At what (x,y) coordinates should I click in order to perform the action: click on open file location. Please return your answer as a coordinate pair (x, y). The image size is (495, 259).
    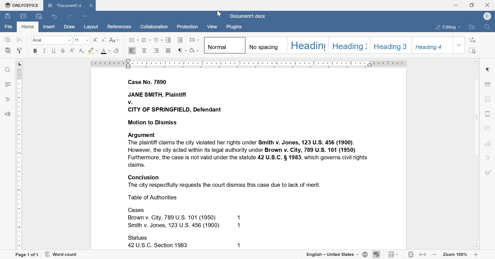
    Looking at the image, I should click on (472, 28).